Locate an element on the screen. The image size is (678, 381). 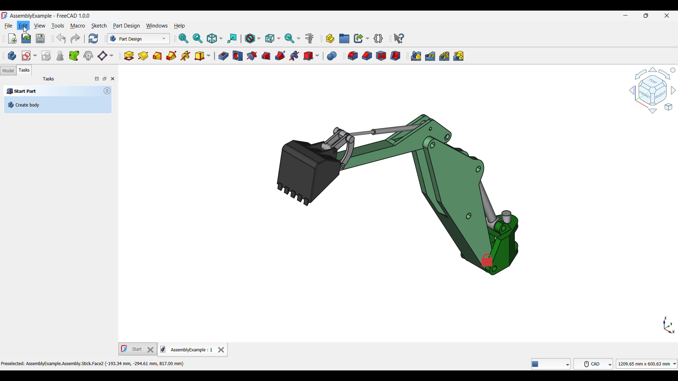
Selection filter options is located at coordinates (273, 38).